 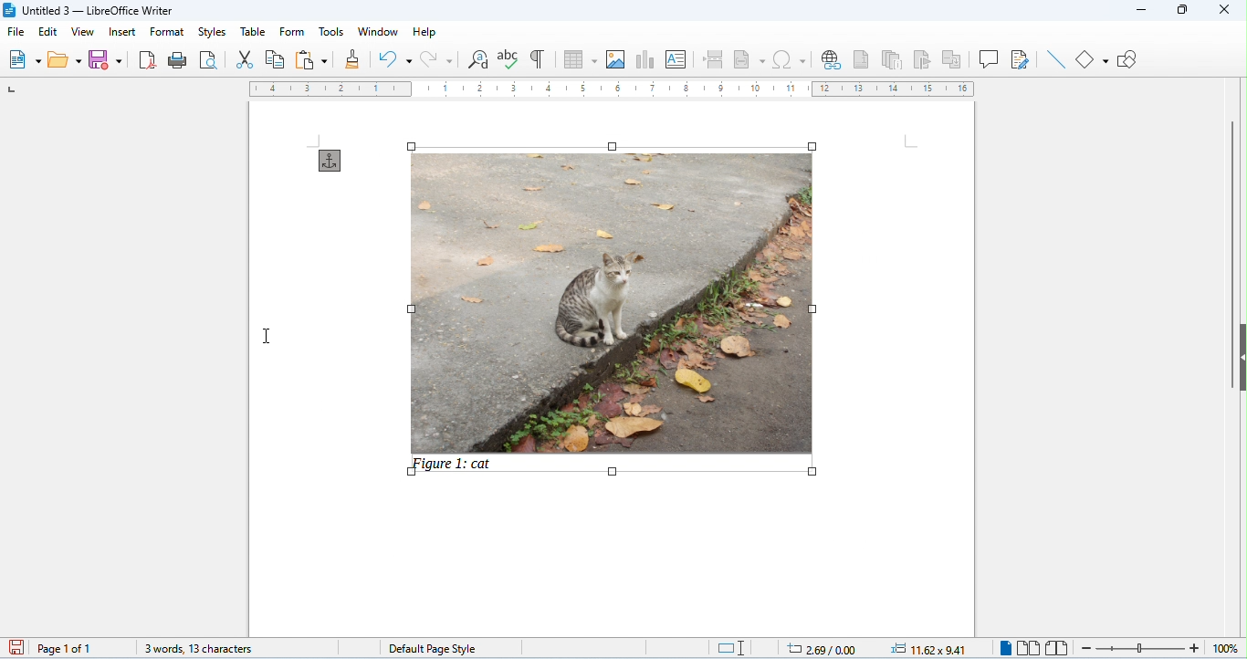 What do you see at coordinates (330, 161) in the screenshot?
I see `anchor` at bounding box center [330, 161].